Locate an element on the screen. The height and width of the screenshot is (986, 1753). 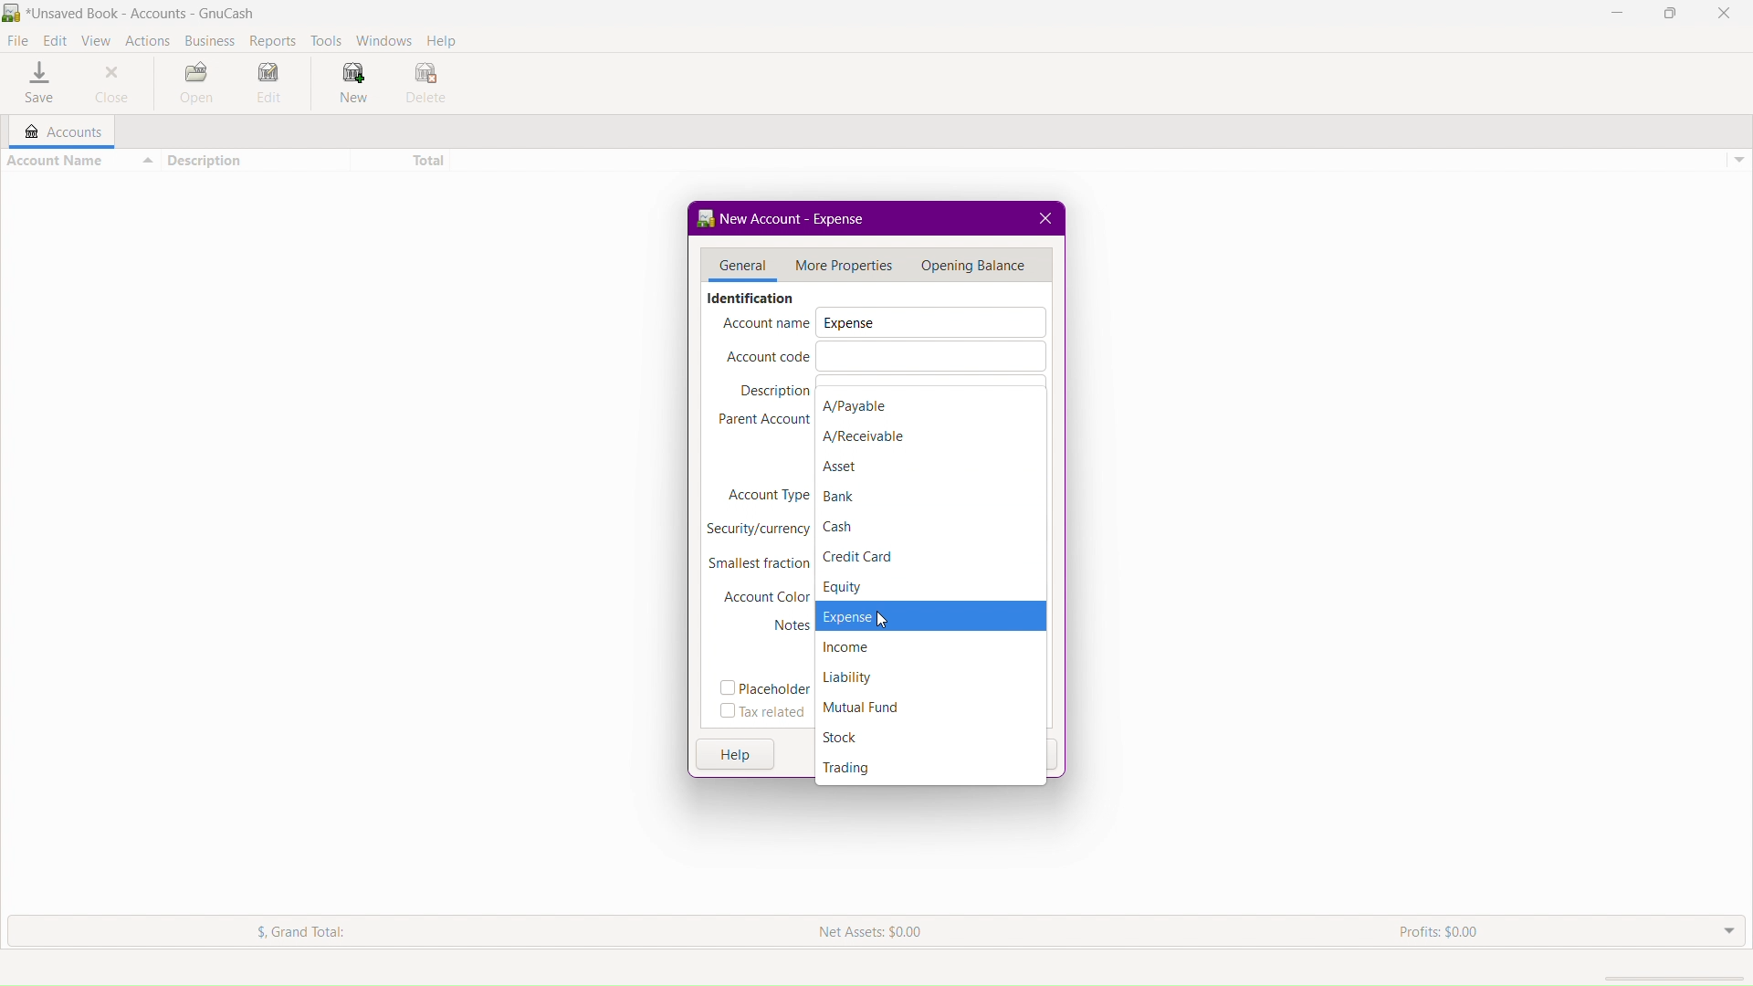
Description is located at coordinates (765, 393).